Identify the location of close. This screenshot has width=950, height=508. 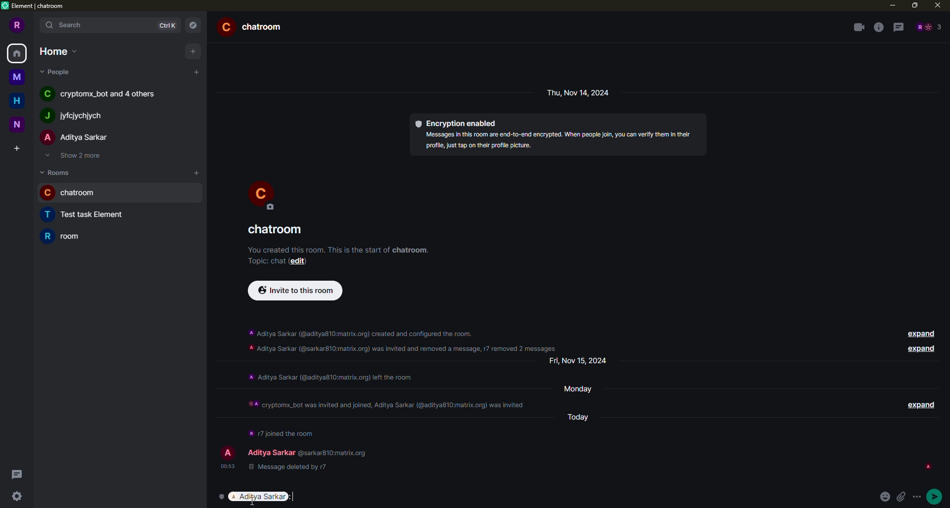
(937, 5).